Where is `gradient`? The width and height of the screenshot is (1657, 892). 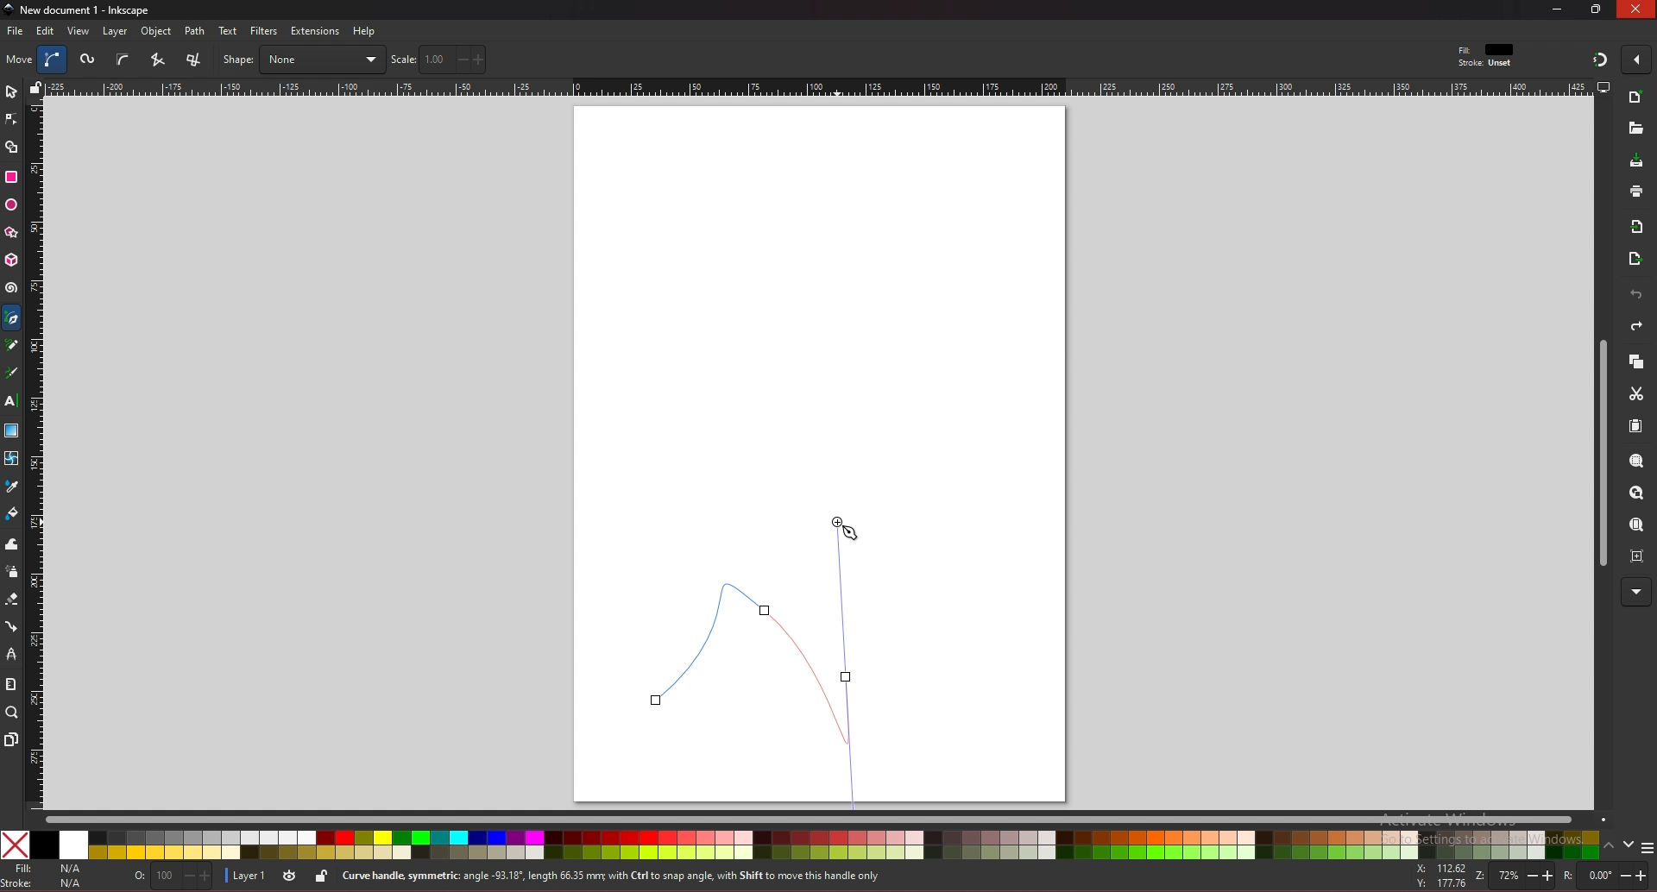 gradient is located at coordinates (12, 430).